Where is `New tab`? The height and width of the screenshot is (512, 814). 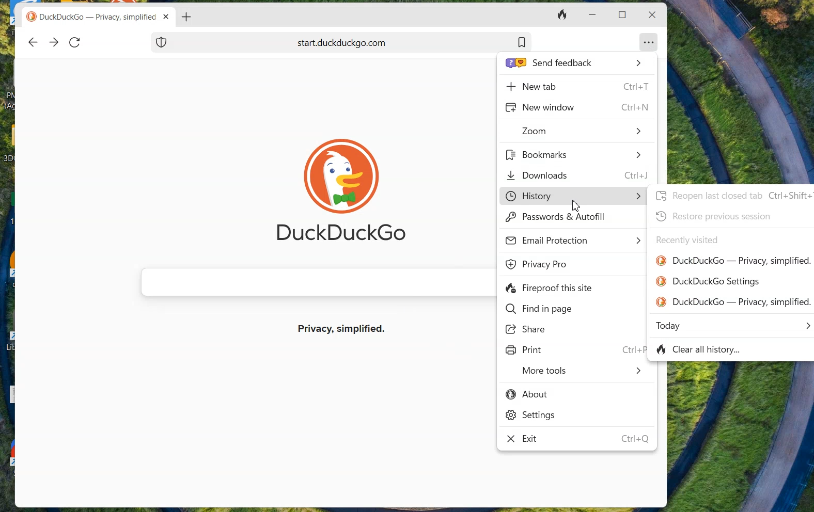 New tab is located at coordinates (576, 86).